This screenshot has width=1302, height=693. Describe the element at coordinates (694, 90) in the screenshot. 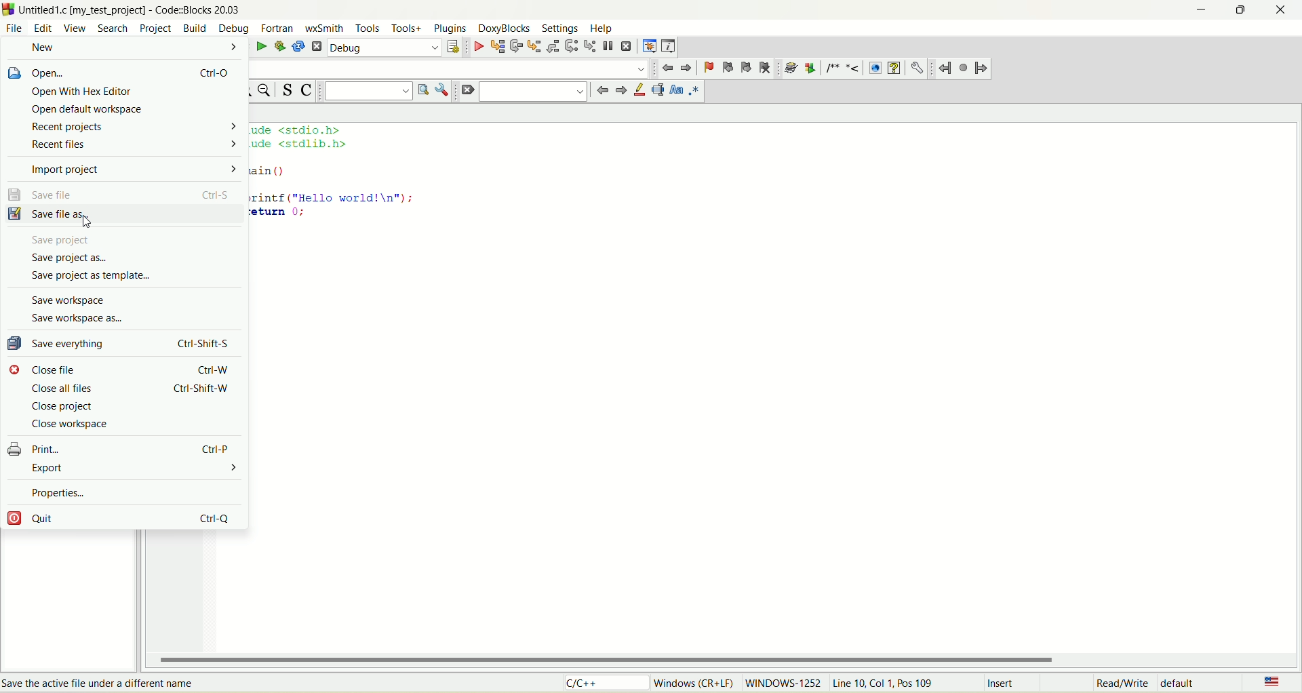

I see `regex` at that location.